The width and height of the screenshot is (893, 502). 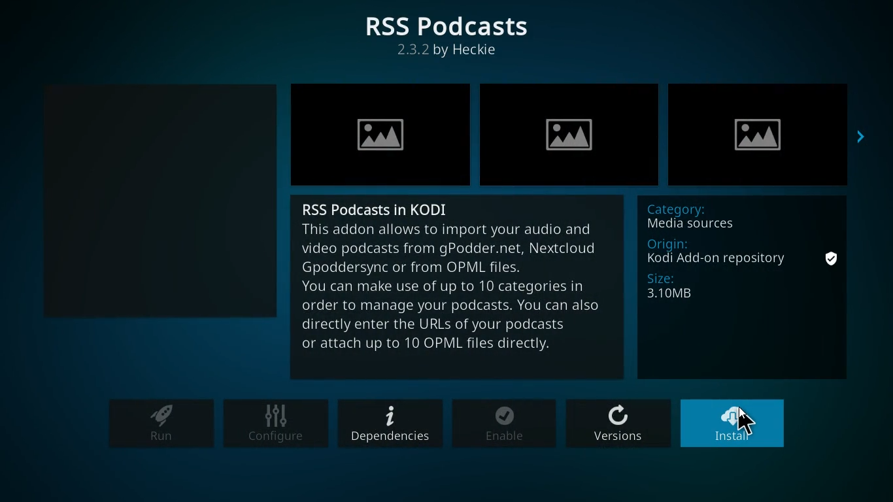 I want to click on Cursor, so click(x=745, y=423).